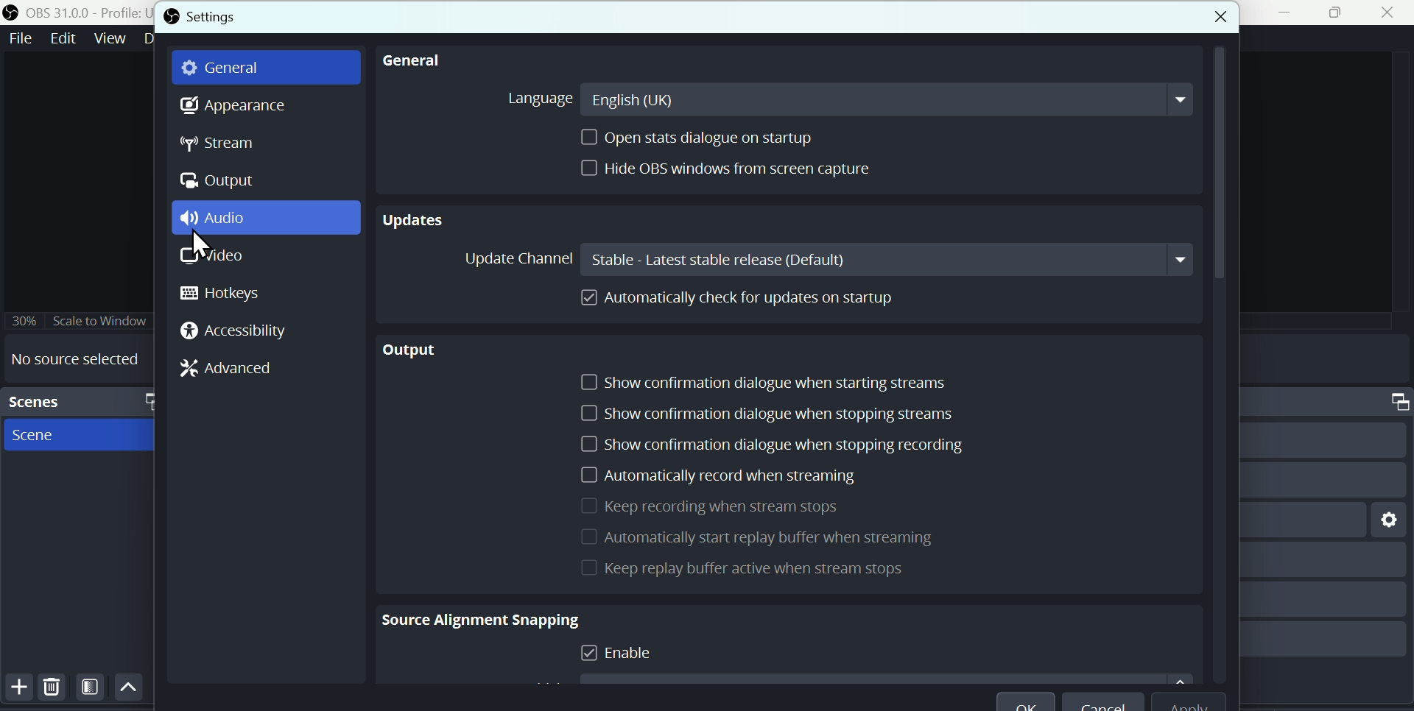 Image resolution: width=1414 pixels, height=711 pixels. Describe the element at coordinates (768, 540) in the screenshot. I see `Automatically start replay buffer when streaming` at that location.